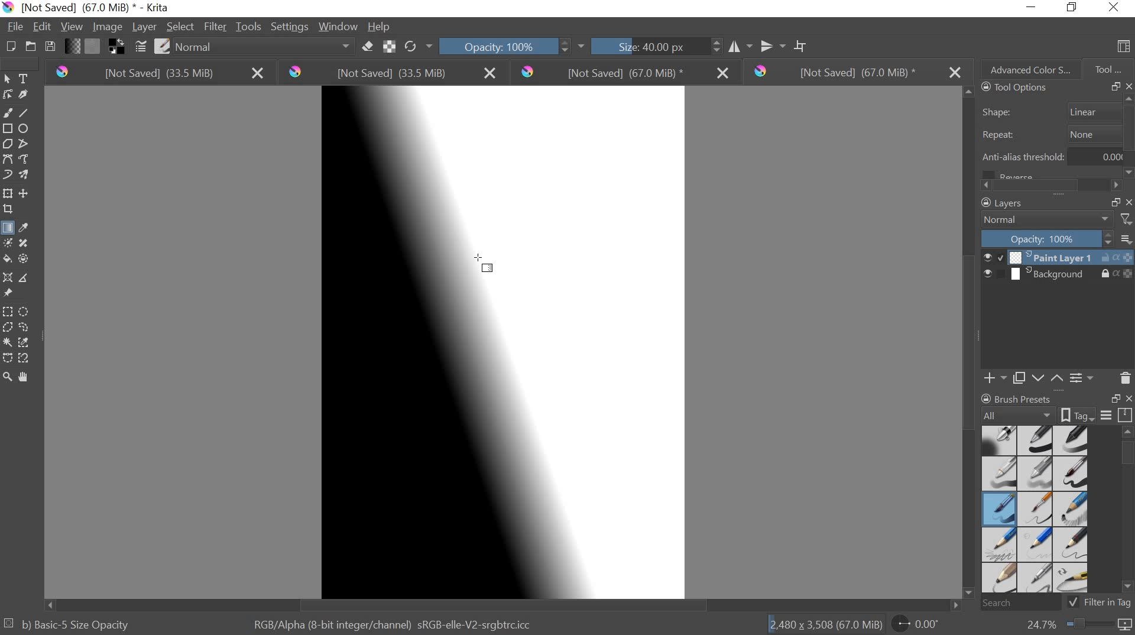 The image size is (1135, 635). I want to click on similar color selection, so click(26, 342).